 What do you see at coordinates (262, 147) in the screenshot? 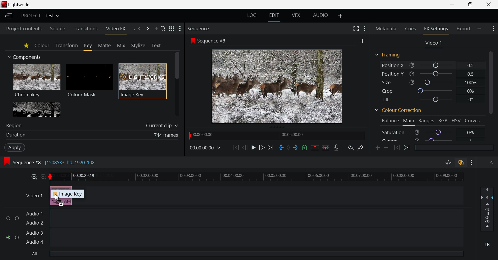
I see `Go Forward` at bounding box center [262, 147].